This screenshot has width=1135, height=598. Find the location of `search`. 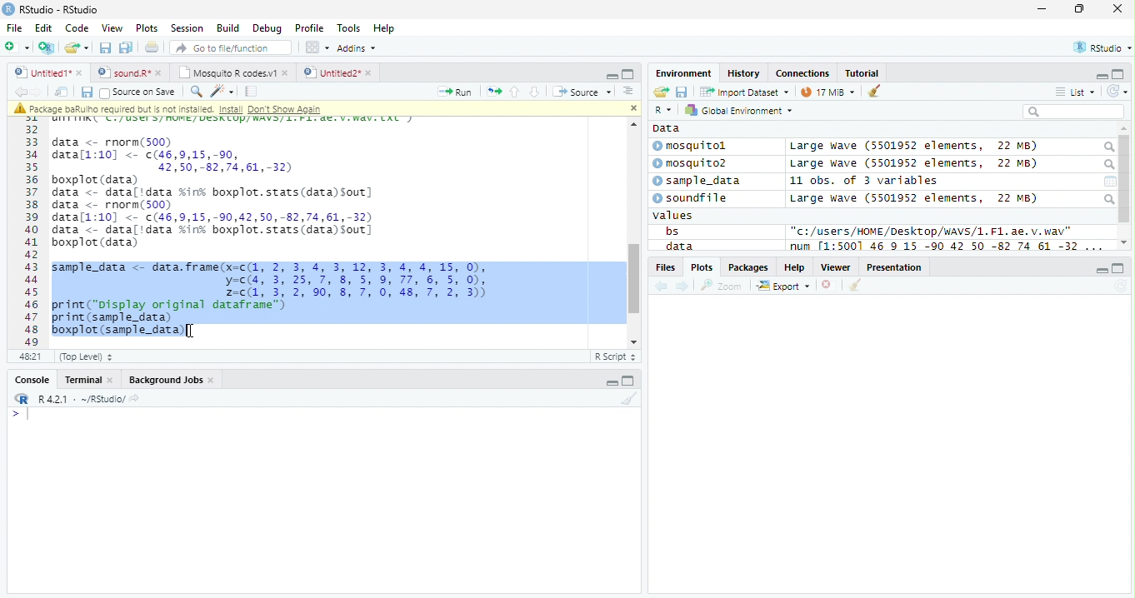

search is located at coordinates (1108, 199).